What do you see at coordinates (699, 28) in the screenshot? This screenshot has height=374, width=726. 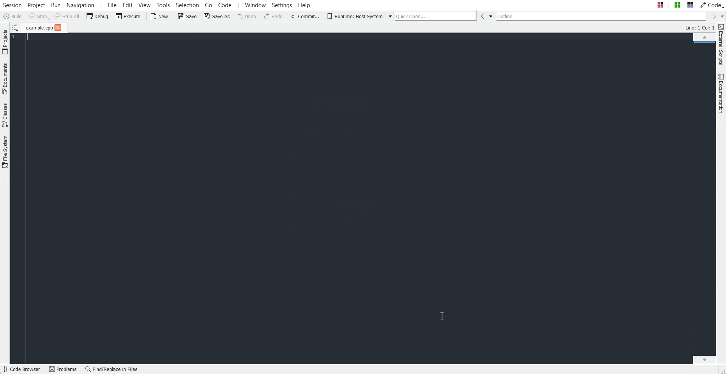 I see `Text` at bounding box center [699, 28].